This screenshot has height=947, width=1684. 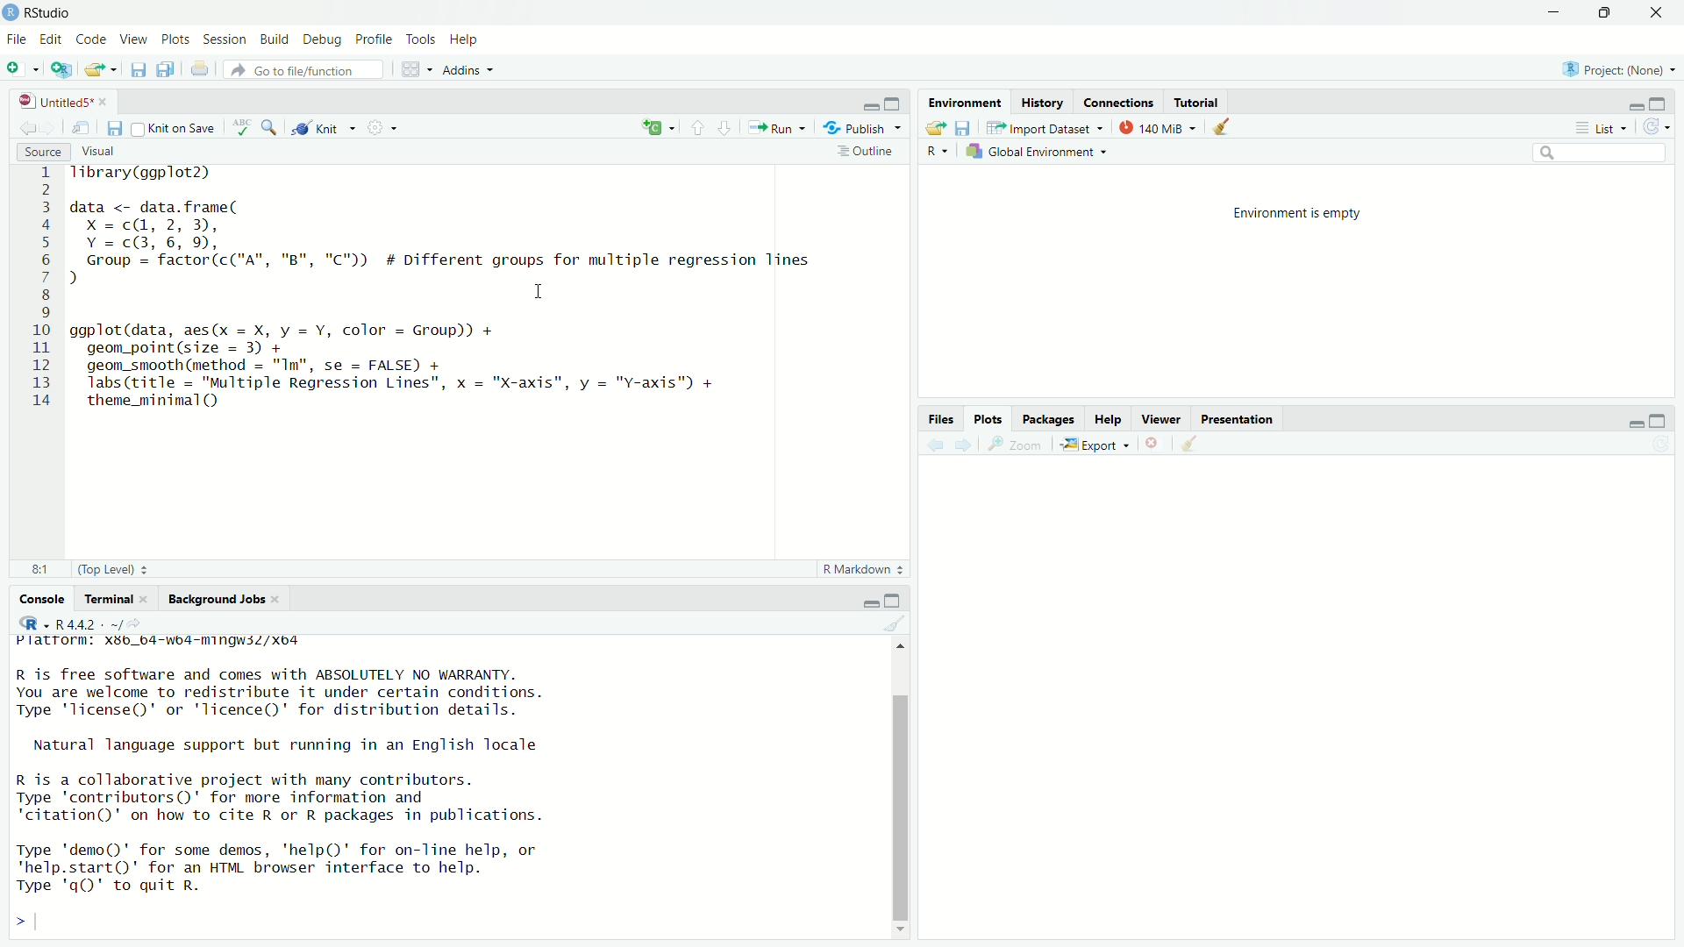 I want to click on print, so click(x=202, y=72).